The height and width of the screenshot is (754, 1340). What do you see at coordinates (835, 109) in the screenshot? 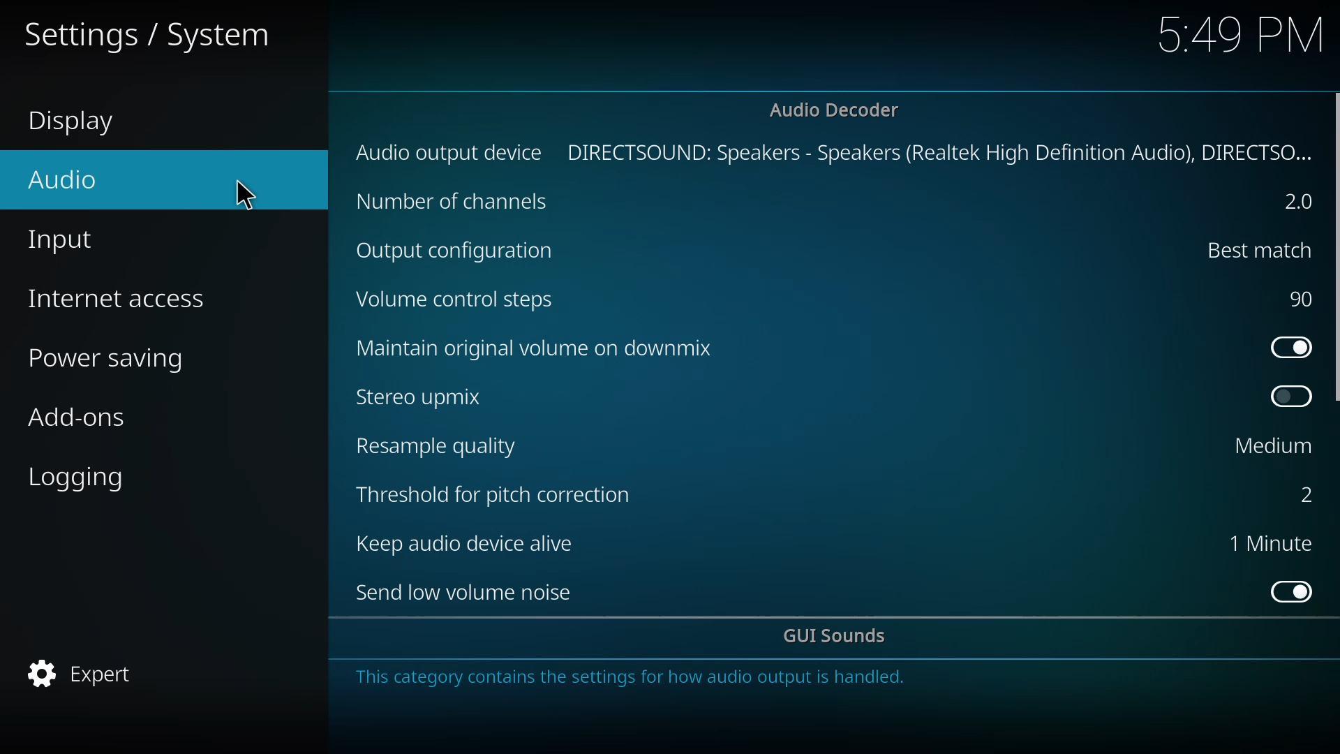
I see `audio decoder` at bounding box center [835, 109].